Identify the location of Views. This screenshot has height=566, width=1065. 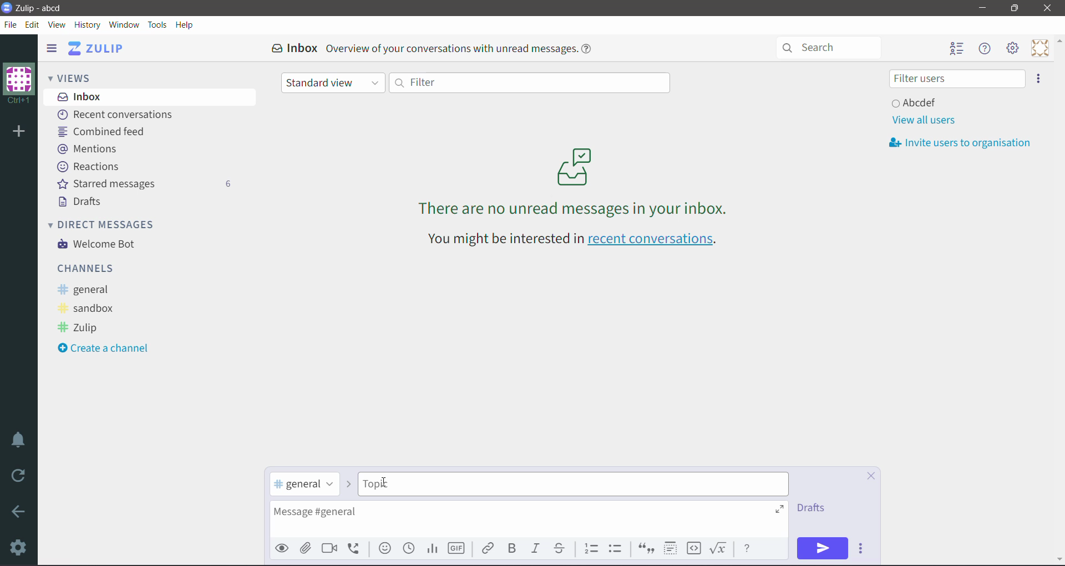
(78, 77).